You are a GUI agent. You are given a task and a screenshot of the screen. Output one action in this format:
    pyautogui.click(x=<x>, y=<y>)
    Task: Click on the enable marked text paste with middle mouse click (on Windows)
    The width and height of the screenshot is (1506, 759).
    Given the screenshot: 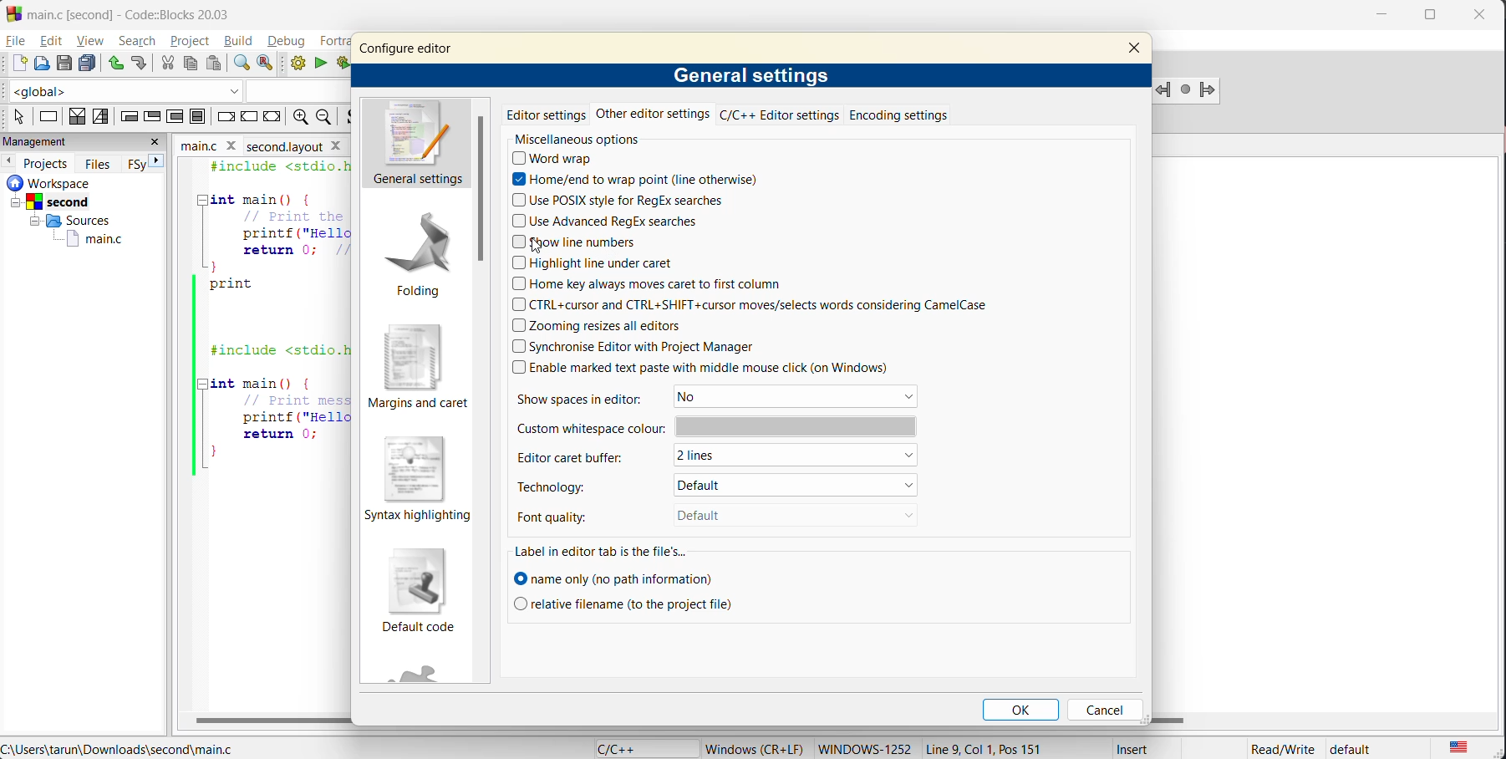 What is the action you would take?
    pyautogui.click(x=705, y=367)
    